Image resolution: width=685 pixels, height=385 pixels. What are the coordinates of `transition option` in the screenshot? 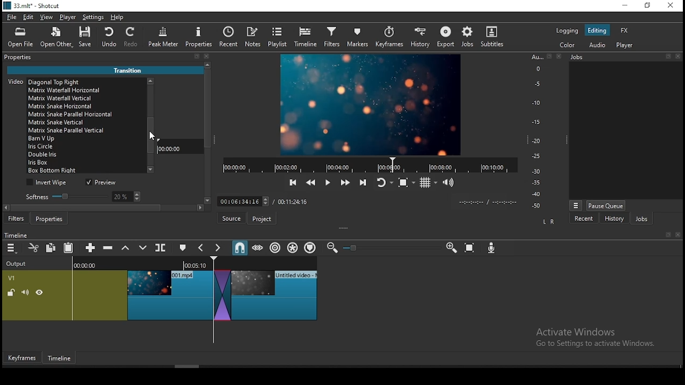 It's located at (87, 130).